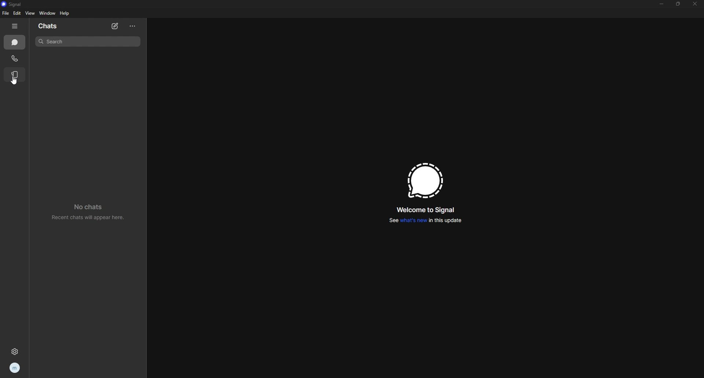  What do you see at coordinates (15, 351) in the screenshot?
I see `settings` at bounding box center [15, 351].